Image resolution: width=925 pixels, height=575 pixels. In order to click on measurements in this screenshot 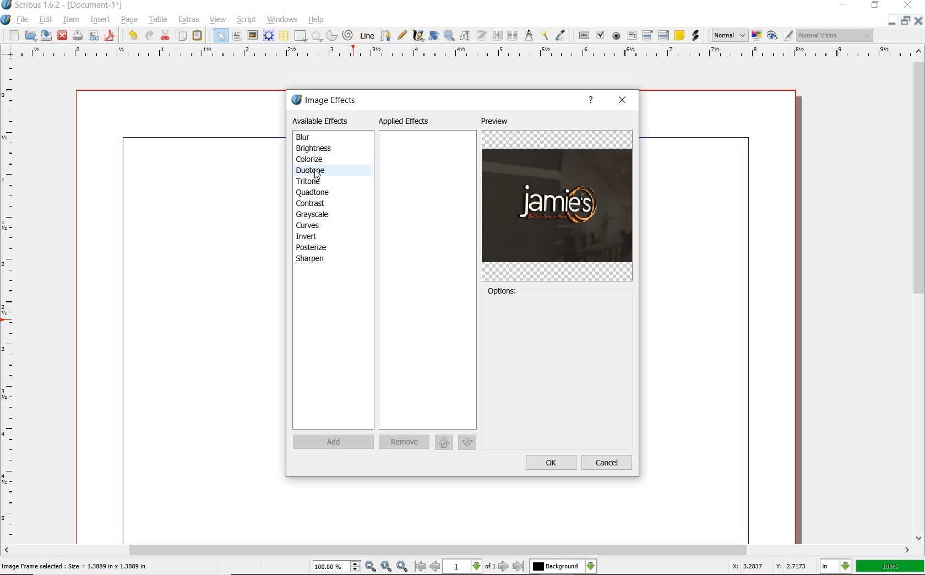, I will do `click(529, 35)`.